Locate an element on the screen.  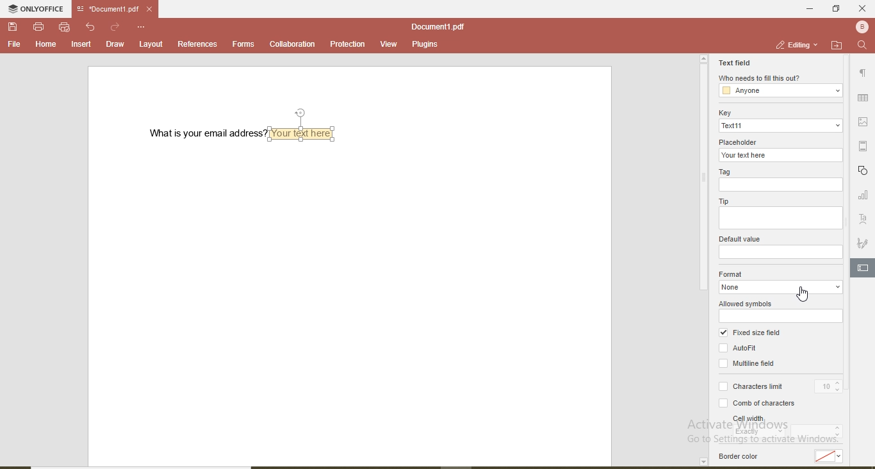
multiline field is located at coordinates (749, 364).